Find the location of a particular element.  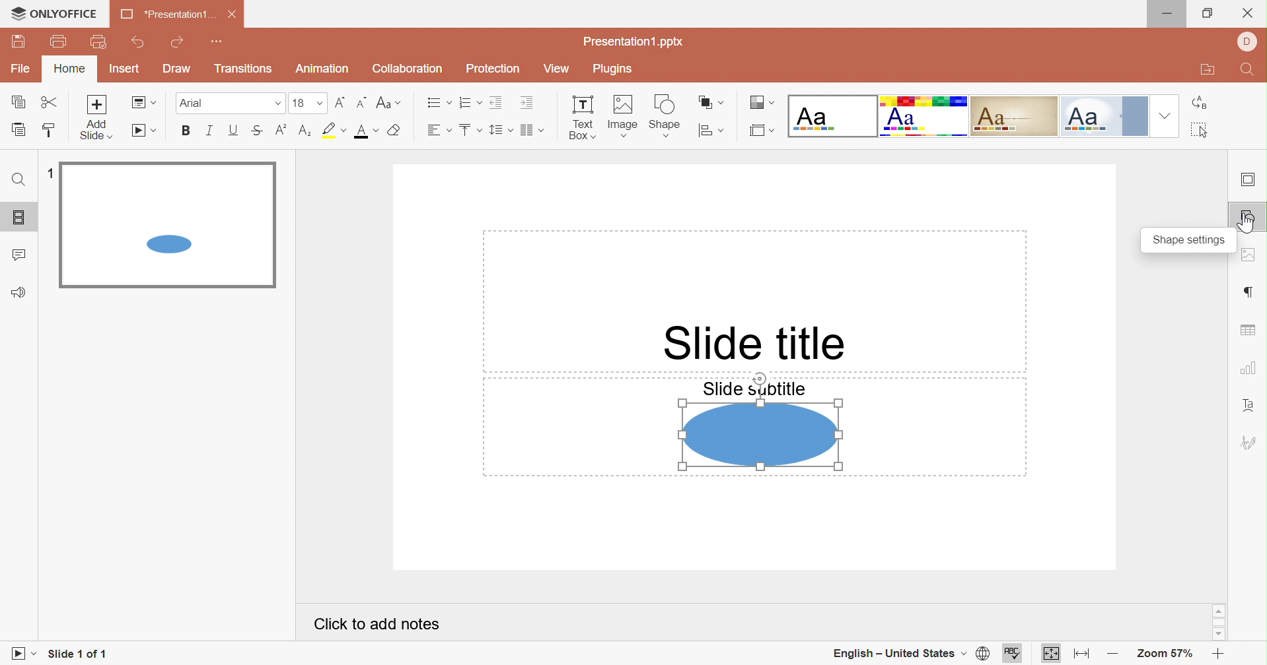

Quick print is located at coordinates (99, 42).